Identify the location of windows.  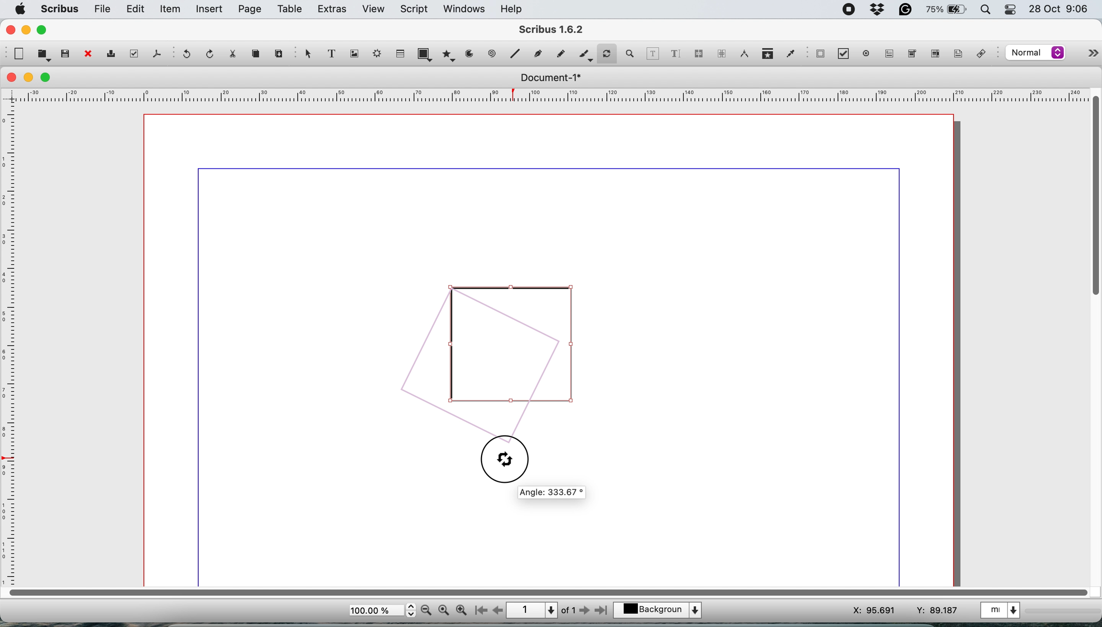
(462, 9).